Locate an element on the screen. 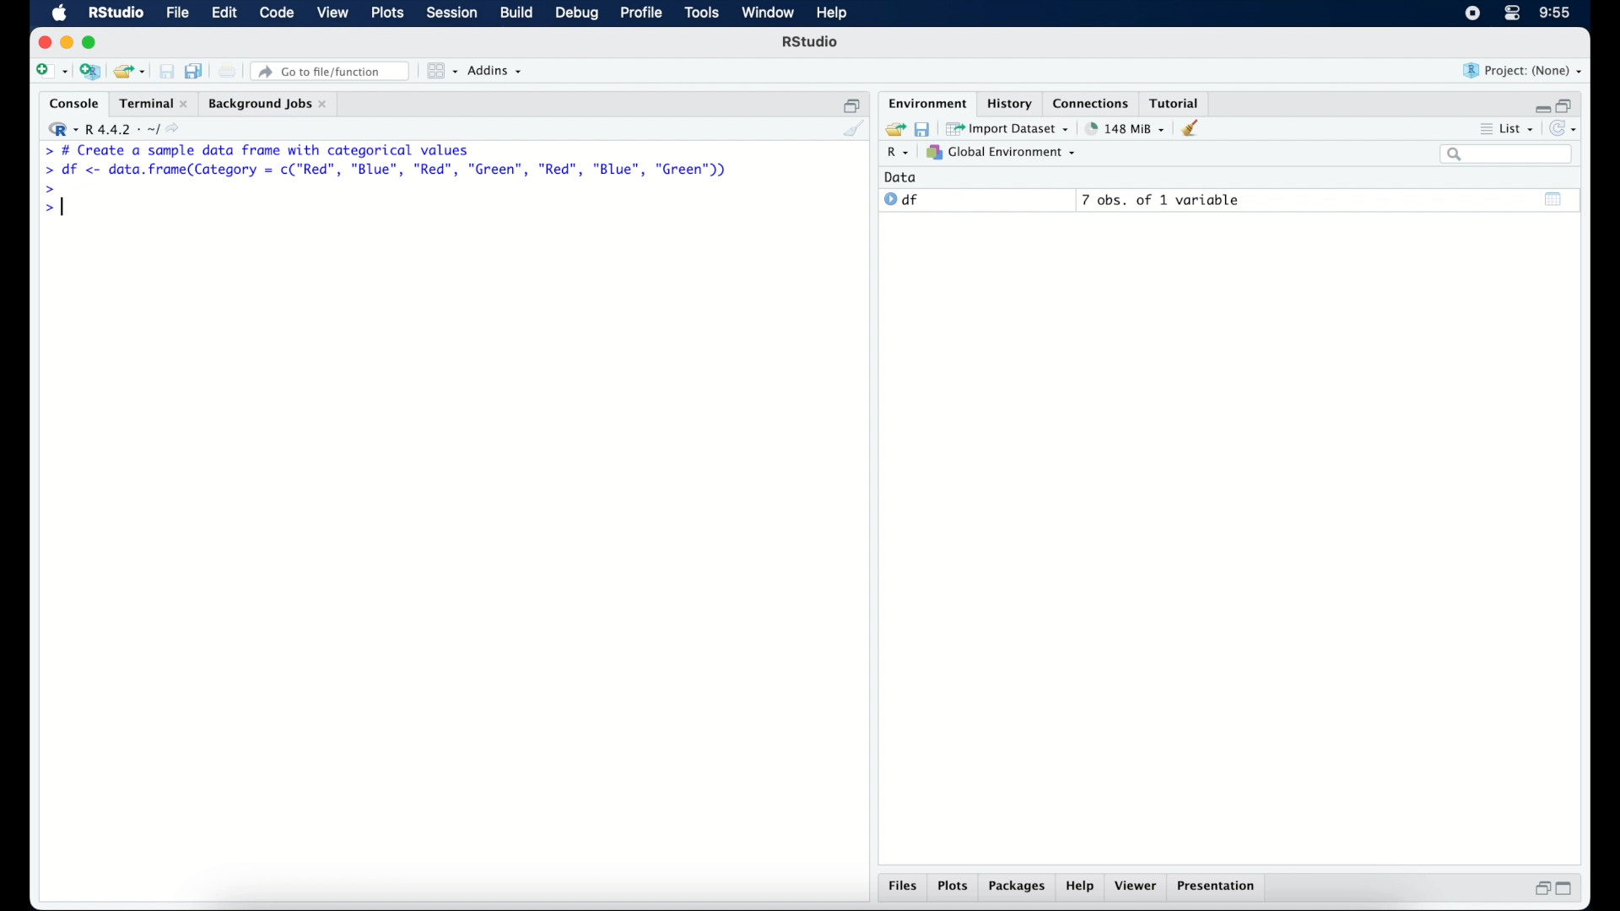 The width and height of the screenshot is (1620, 911). command prompt is located at coordinates (51, 188).